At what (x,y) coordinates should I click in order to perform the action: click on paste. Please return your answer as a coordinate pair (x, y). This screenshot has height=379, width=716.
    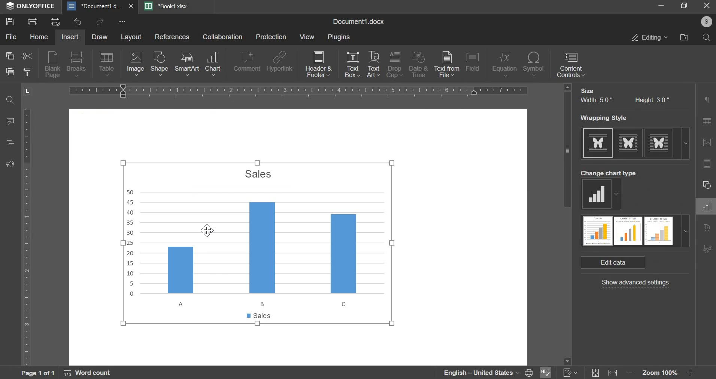
    Looking at the image, I should click on (9, 71).